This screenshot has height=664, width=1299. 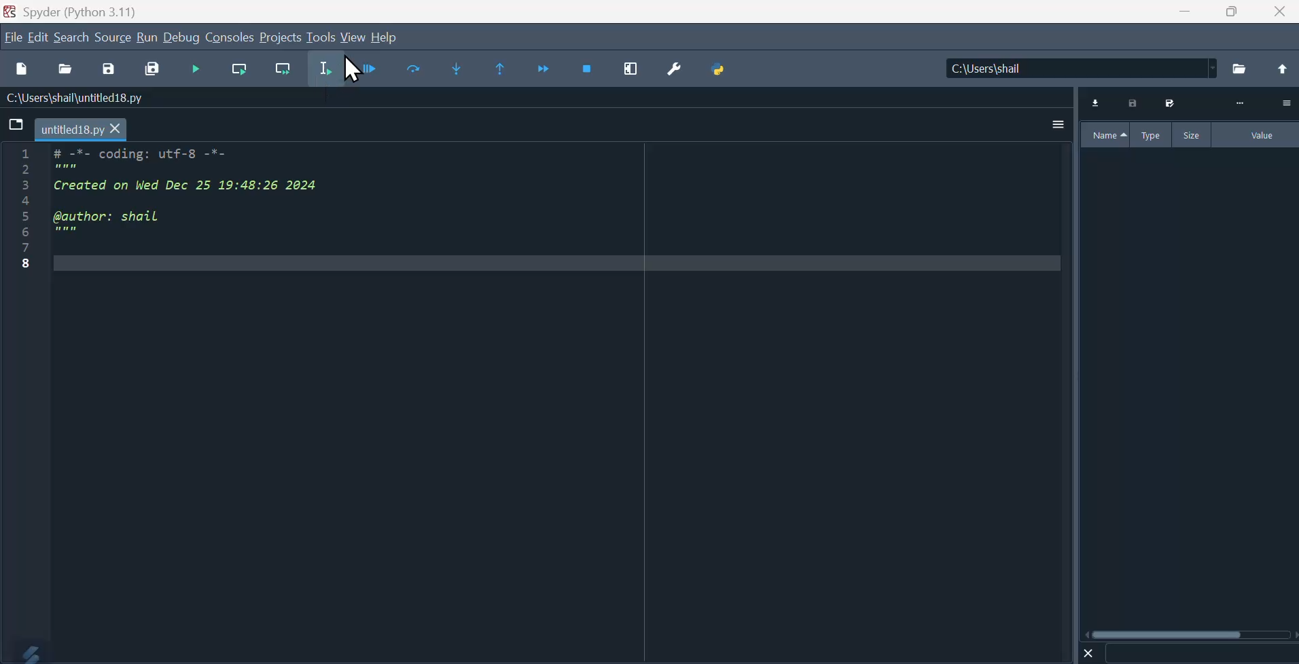 What do you see at coordinates (1134, 103) in the screenshot?
I see `Print` at bounding box center [1134, 103].